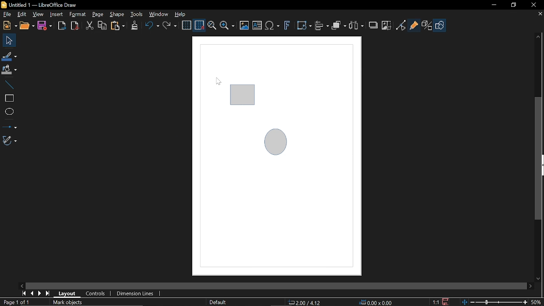  Describe the element at coordinates (7, 40) in the screenshot. I see `Select` at that location.